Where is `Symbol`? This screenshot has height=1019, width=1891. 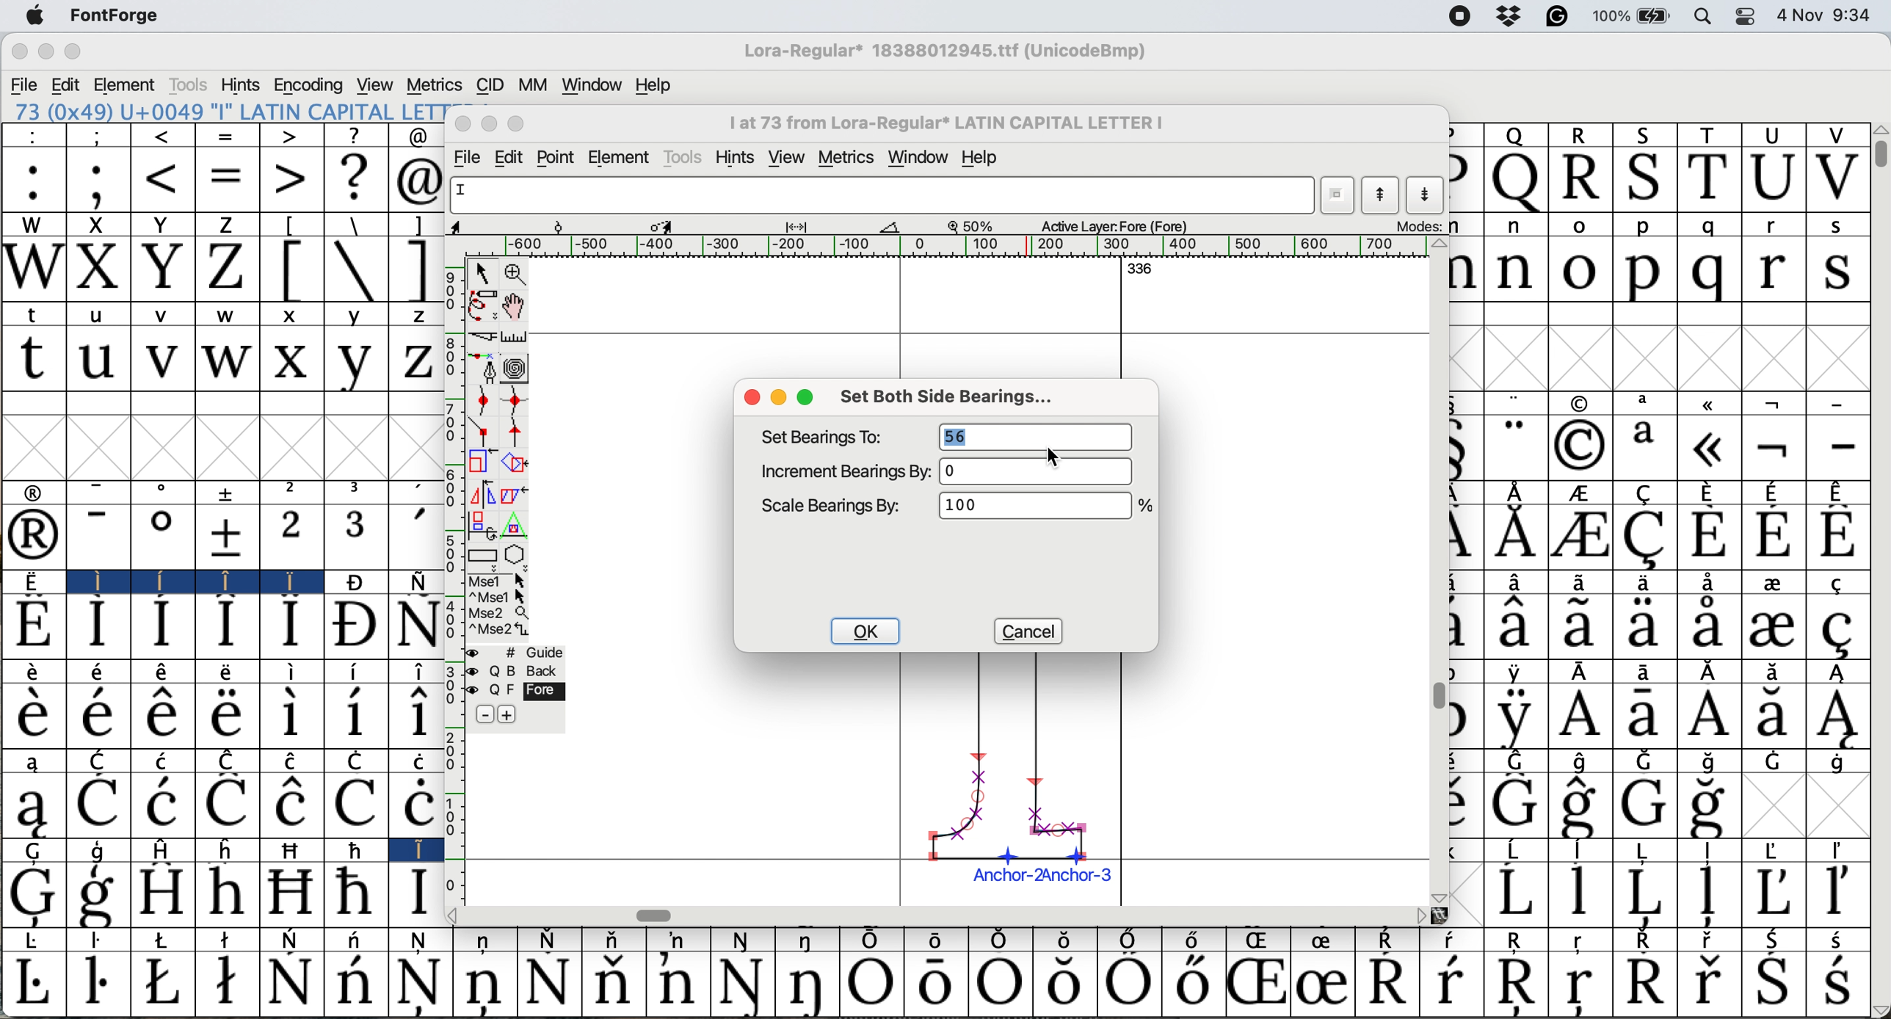
Symbol is located at coordinates (1842, 850).